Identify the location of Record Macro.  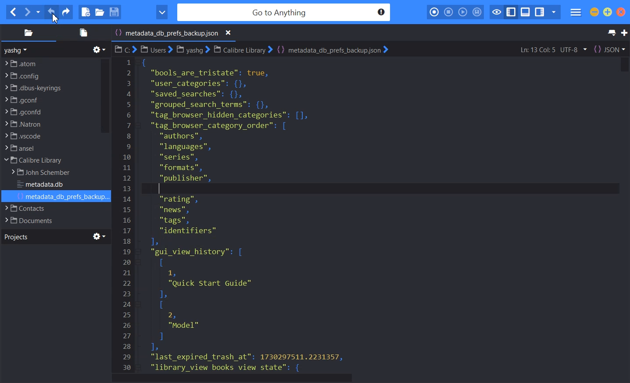
(435, 12).